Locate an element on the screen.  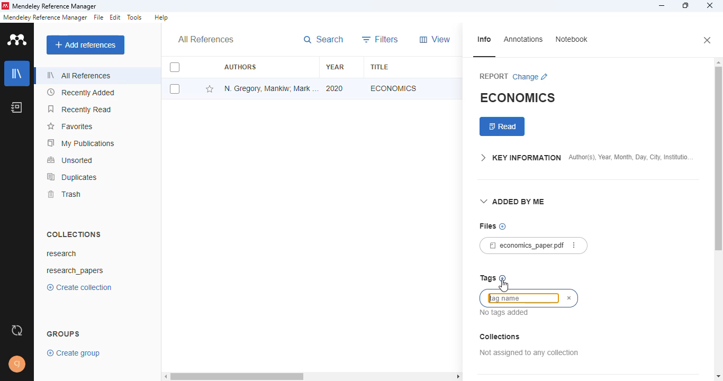
add this reference to favorites is located at coordinates (210, 89).